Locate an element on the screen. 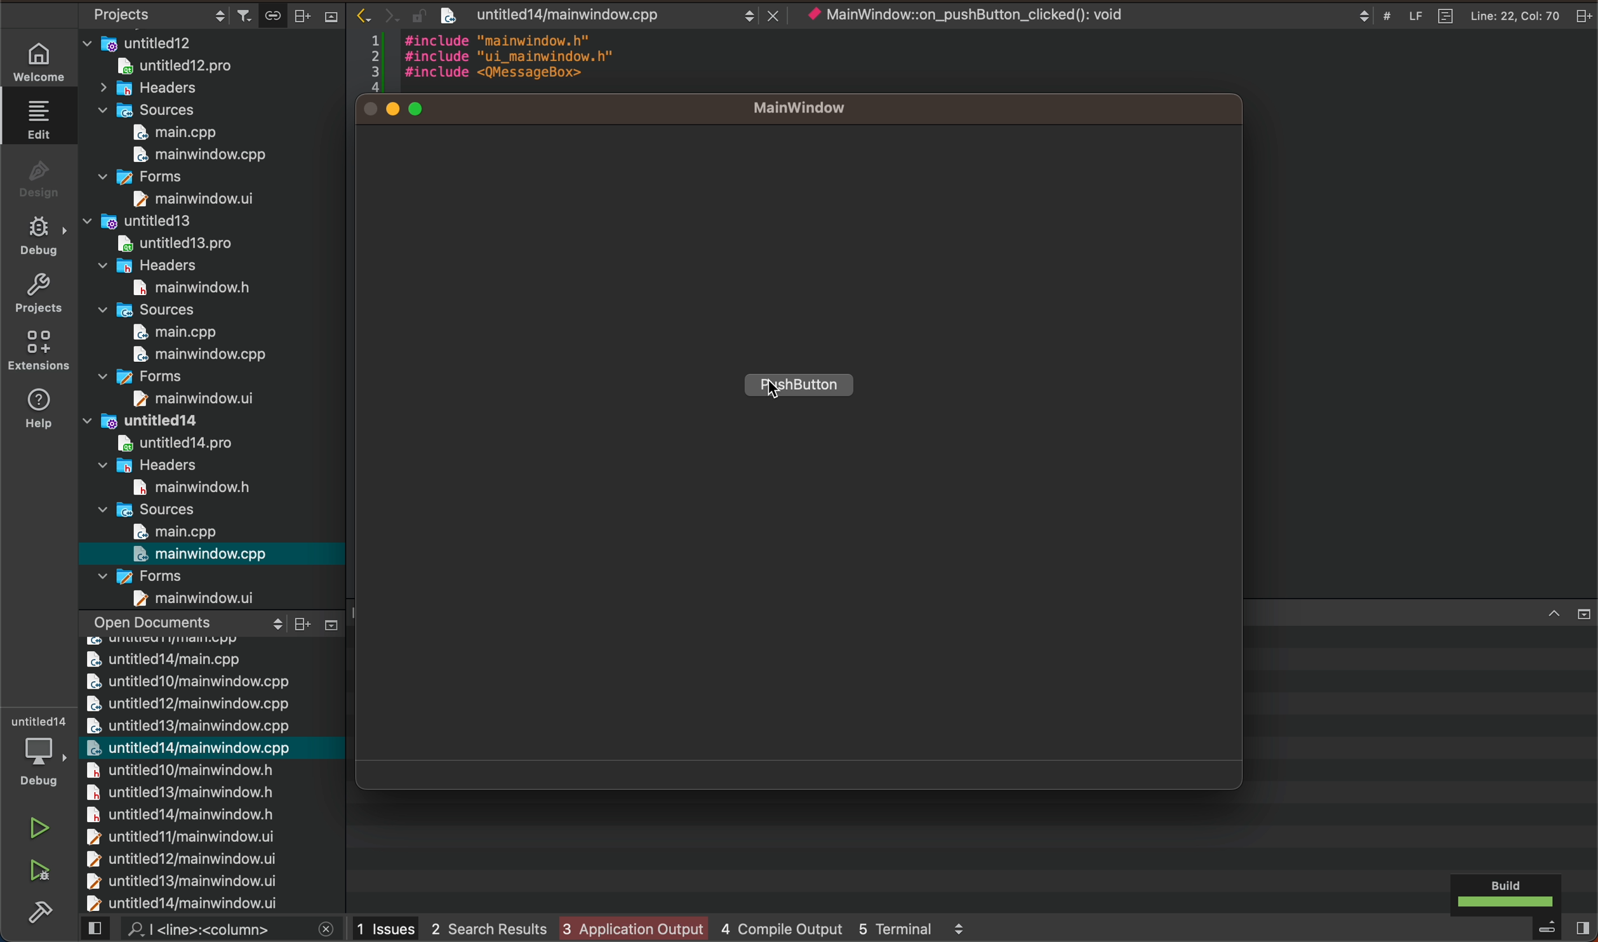  close slide bar is located at coordinates (1551, 929).